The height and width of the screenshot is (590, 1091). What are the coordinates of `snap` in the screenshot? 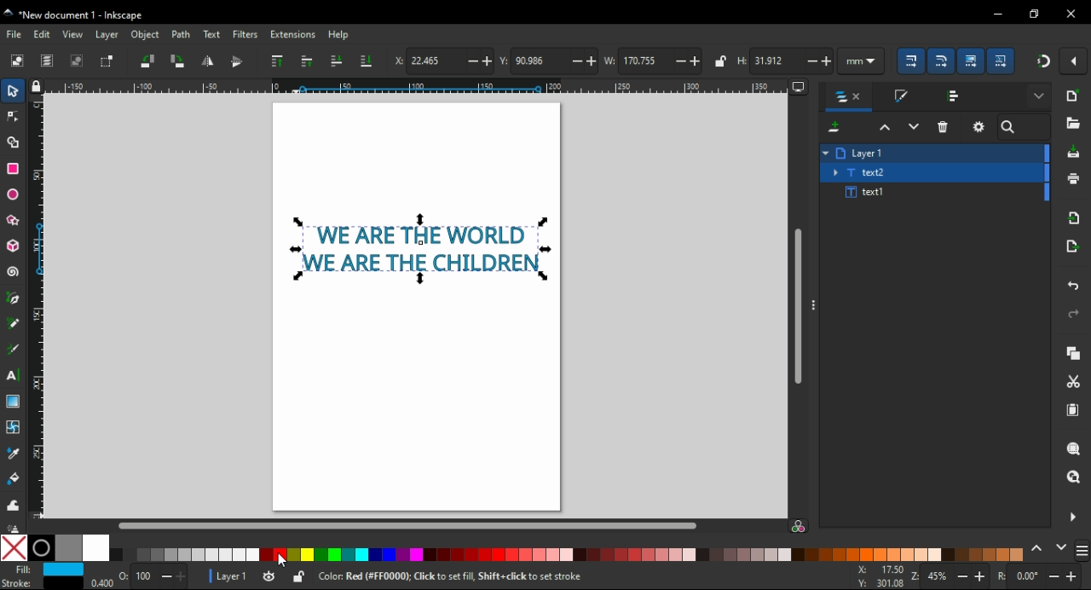 It's located at (1041, 62).